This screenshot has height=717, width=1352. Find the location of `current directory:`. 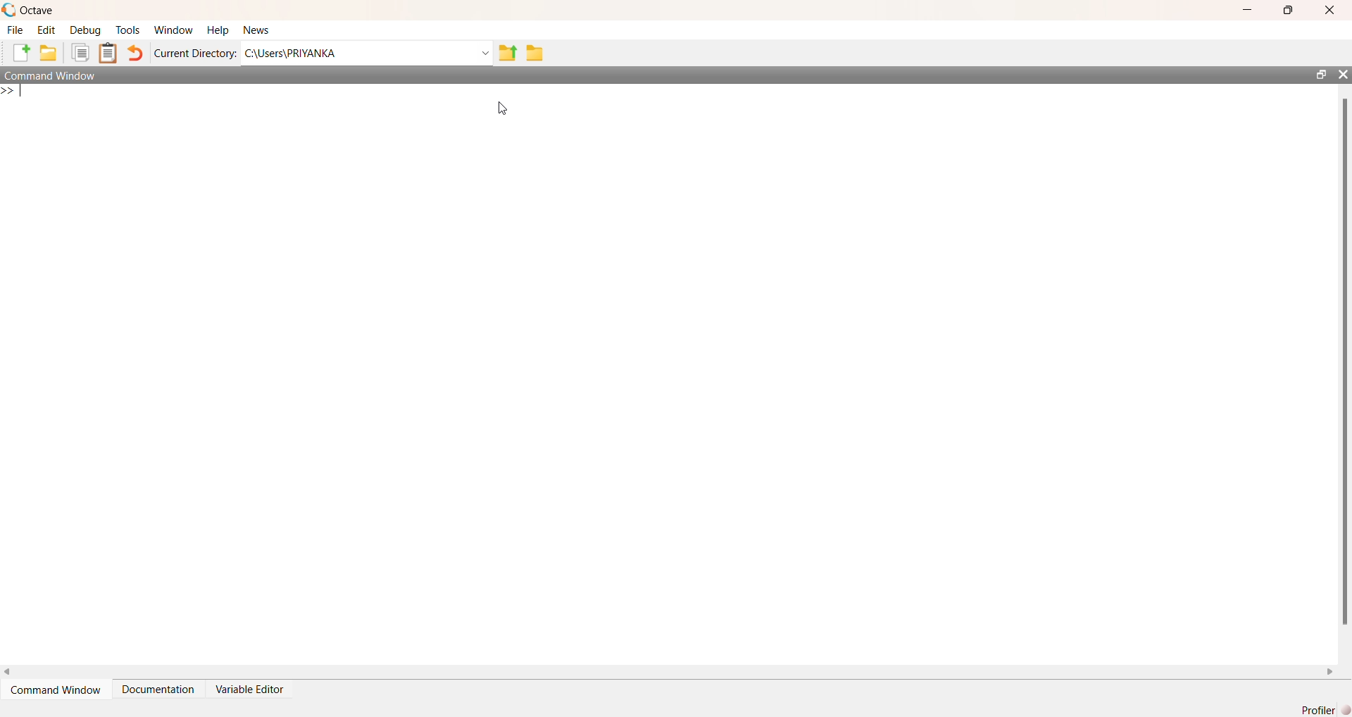

current directory: is located at coordinates (196, 54).